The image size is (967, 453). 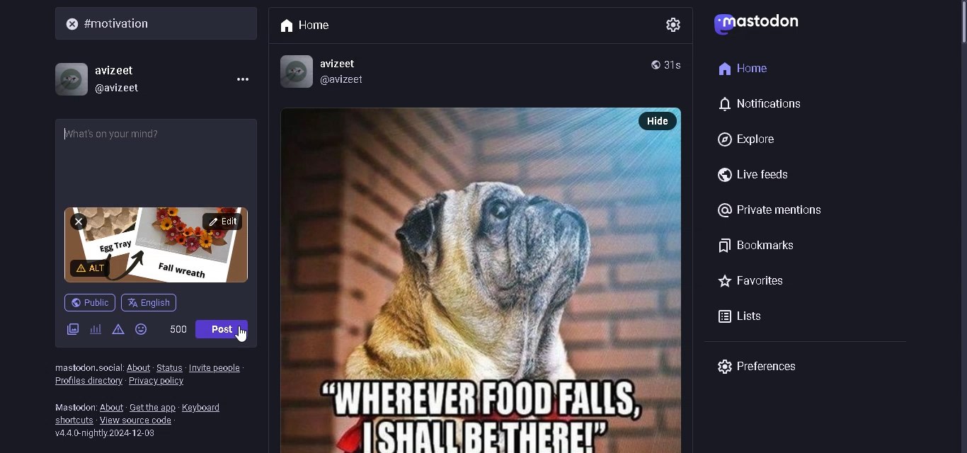 What do you see at coordinates (148, 232) in the screenshot?
I see `recent DIY craft picture` at bounding box center [148, 232].